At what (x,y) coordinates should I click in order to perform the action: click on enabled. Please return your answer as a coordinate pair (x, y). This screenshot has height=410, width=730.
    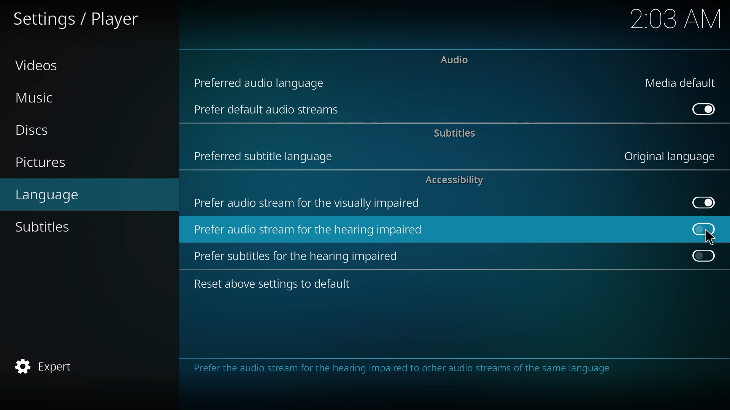
    Looking at the image, I should click on (703, 109).